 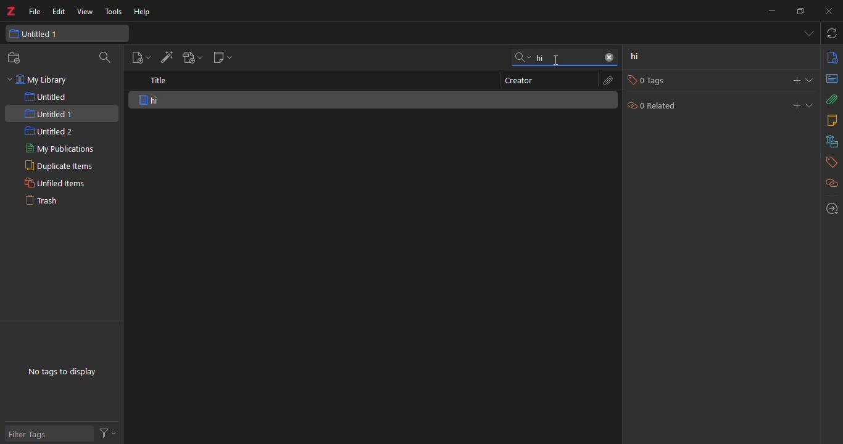 I want to click on my library, so click(x=45, y=80).